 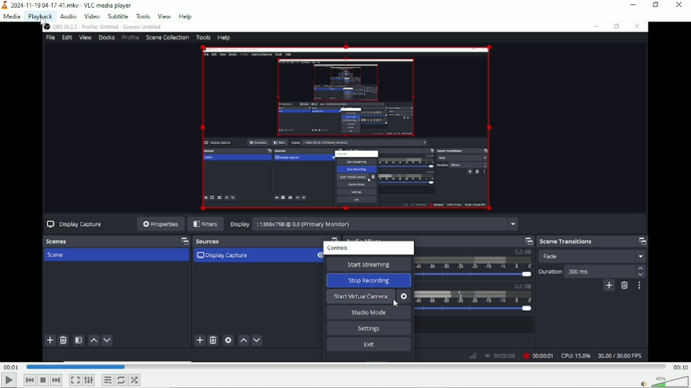 What do you see at coordinates (633, 5) in the screenshot?
I see `Minimize` at bounding box center [633, 5].